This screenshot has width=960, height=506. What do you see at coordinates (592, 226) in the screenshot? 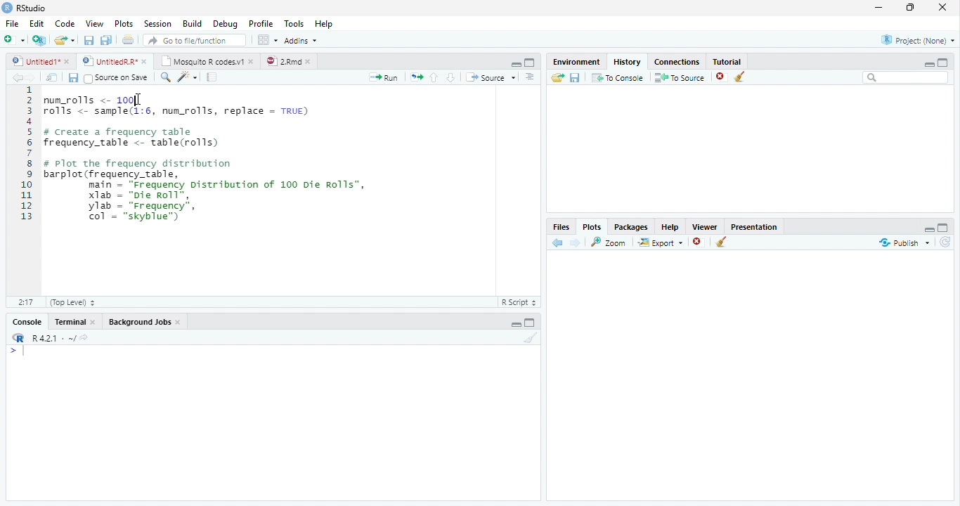
I see `Plots` at bounding box center [592, 226].